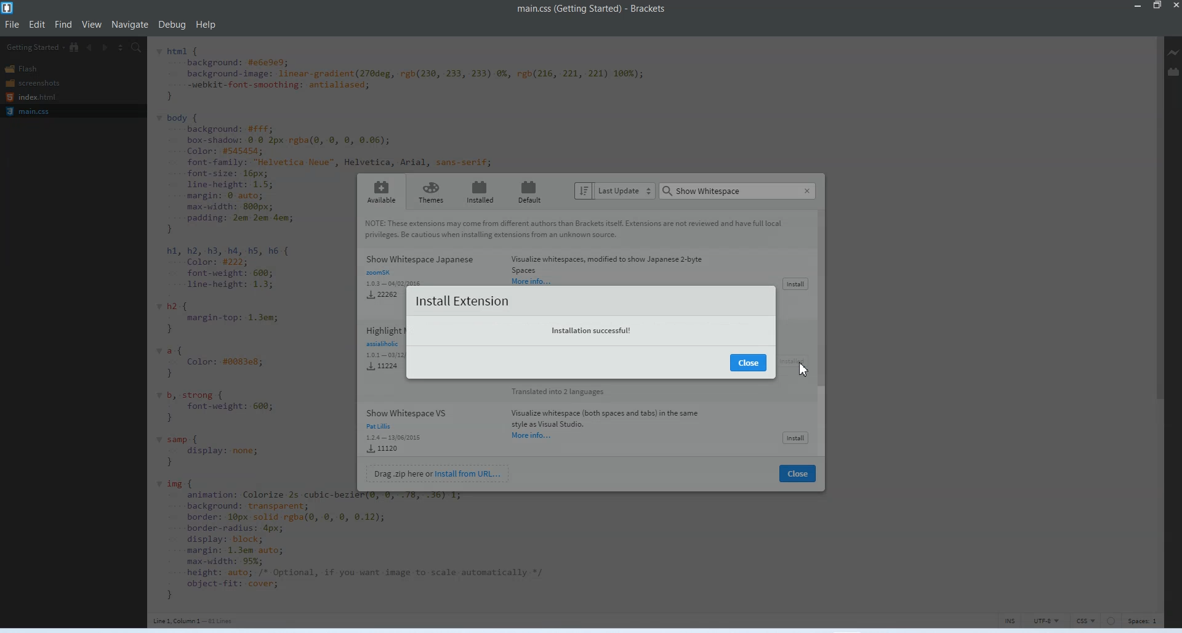 The image size is (1182, 633). Describe the element at coordinates (403, 107) in the screenshot. I see `Code` at that location.